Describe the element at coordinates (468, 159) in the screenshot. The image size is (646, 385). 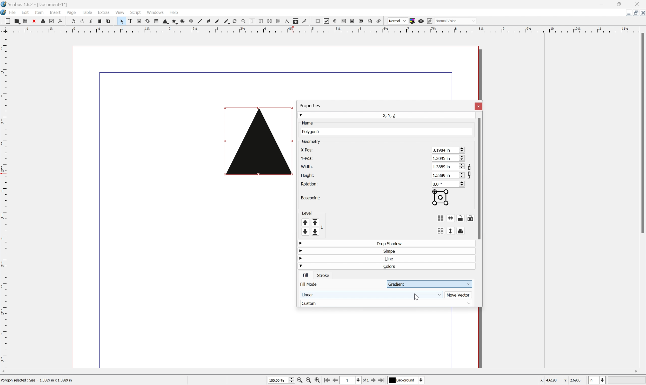
I see `Scroll` at that location.